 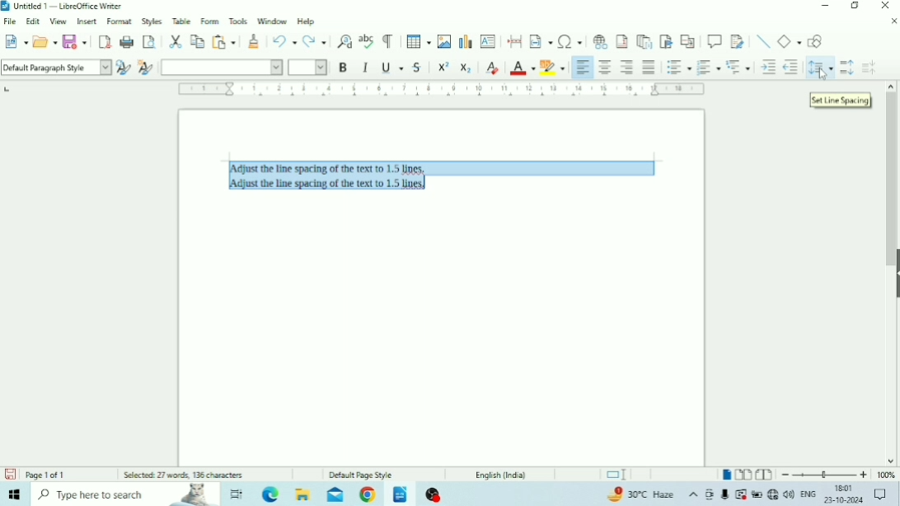 I want to click on Tools, so click(x=240, y=20).